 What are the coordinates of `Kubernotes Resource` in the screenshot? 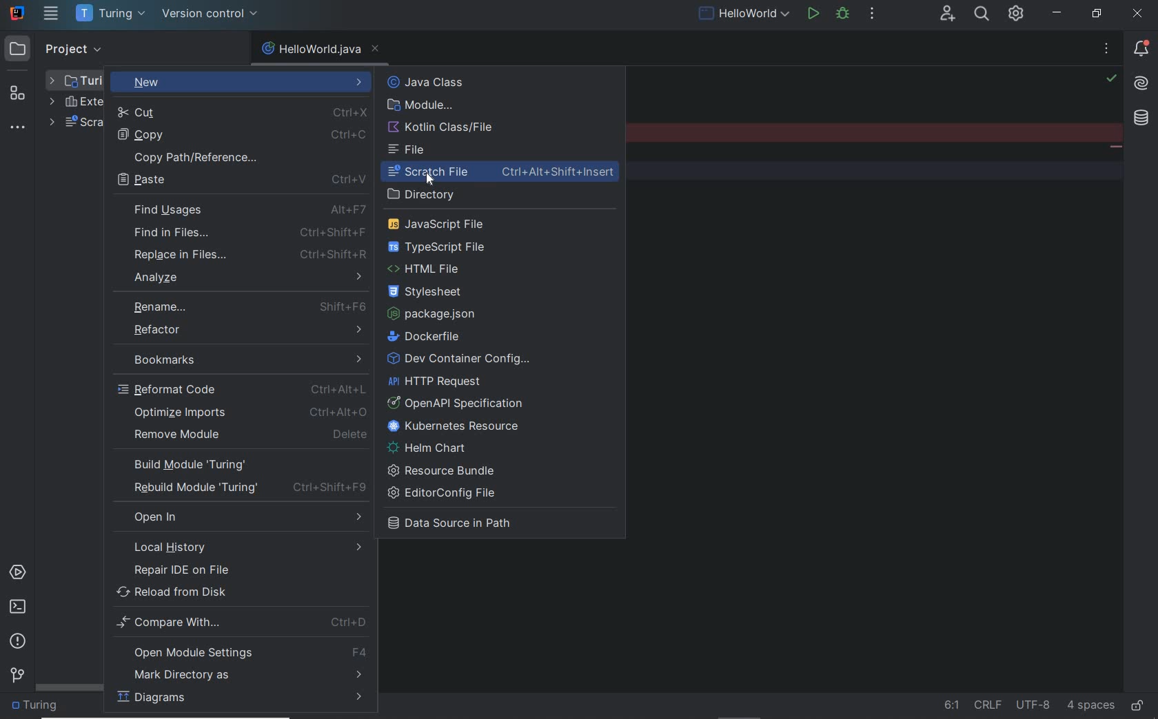 It's located at (458, 426).